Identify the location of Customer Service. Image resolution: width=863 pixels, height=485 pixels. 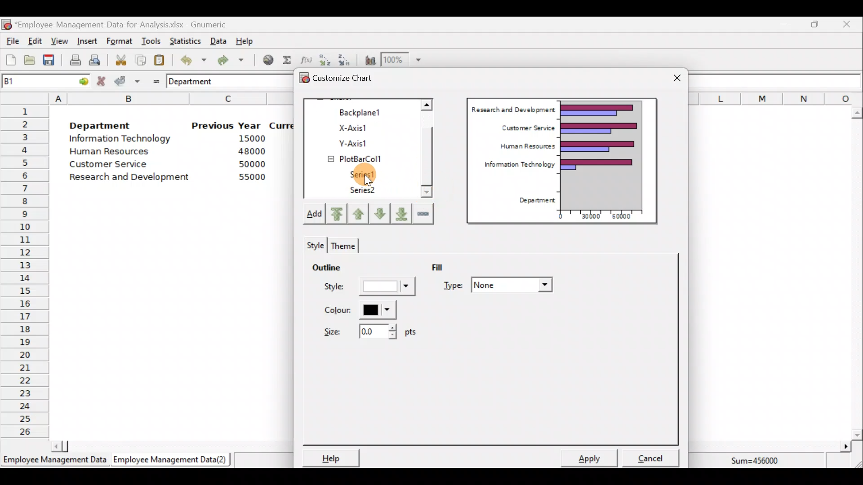
(111, 166).